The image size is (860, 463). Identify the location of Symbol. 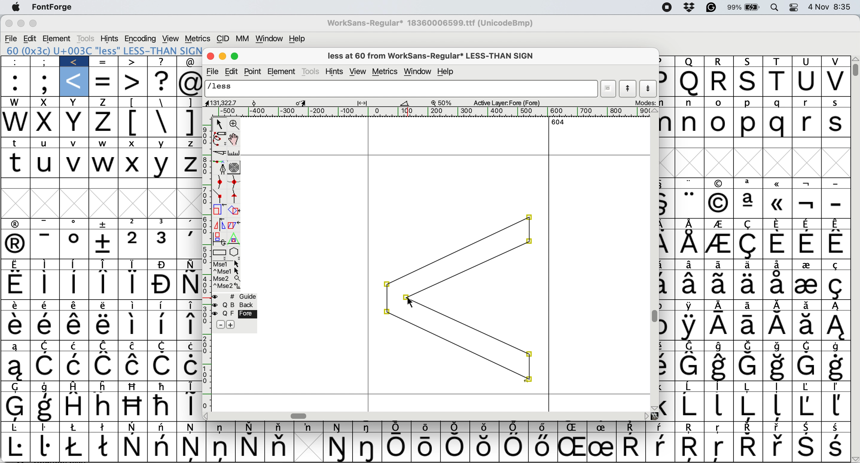
(808, 305).